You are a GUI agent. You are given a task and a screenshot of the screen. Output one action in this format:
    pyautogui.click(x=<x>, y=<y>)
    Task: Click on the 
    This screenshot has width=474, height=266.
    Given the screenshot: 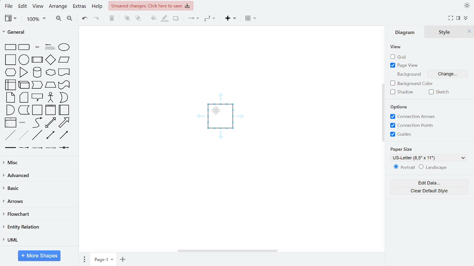 What is the action you would take?
    pyautogui.click(x=37, y=148)
    